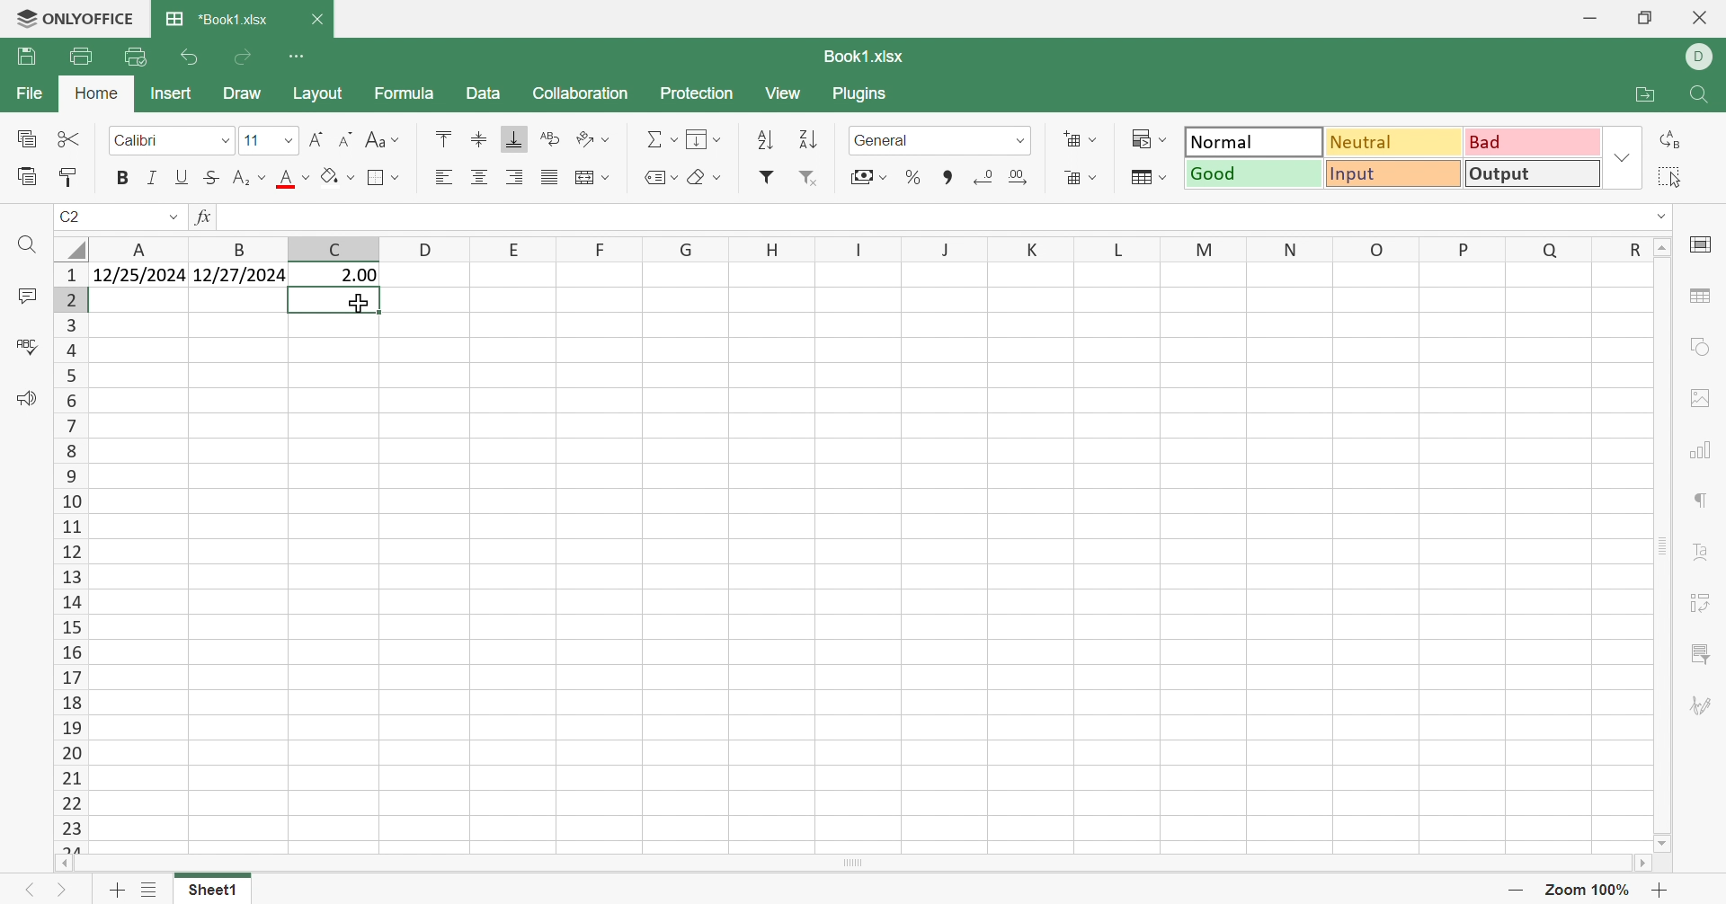 Image resolution: width=1726 pixels, height=904 pixels. What do you see at coordinates (887, 142) in the screenshot?
I see `number` at bounding box center [887, 142].